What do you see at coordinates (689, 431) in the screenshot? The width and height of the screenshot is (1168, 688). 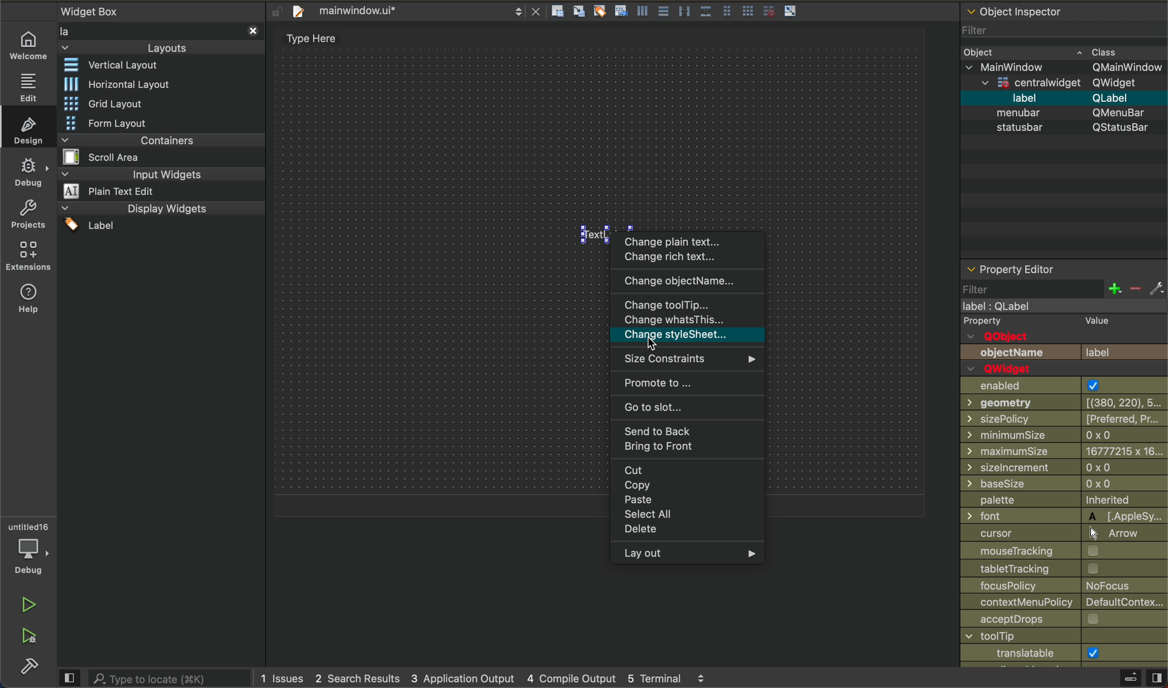 I see `send to back` at bounding box center [689, 431].